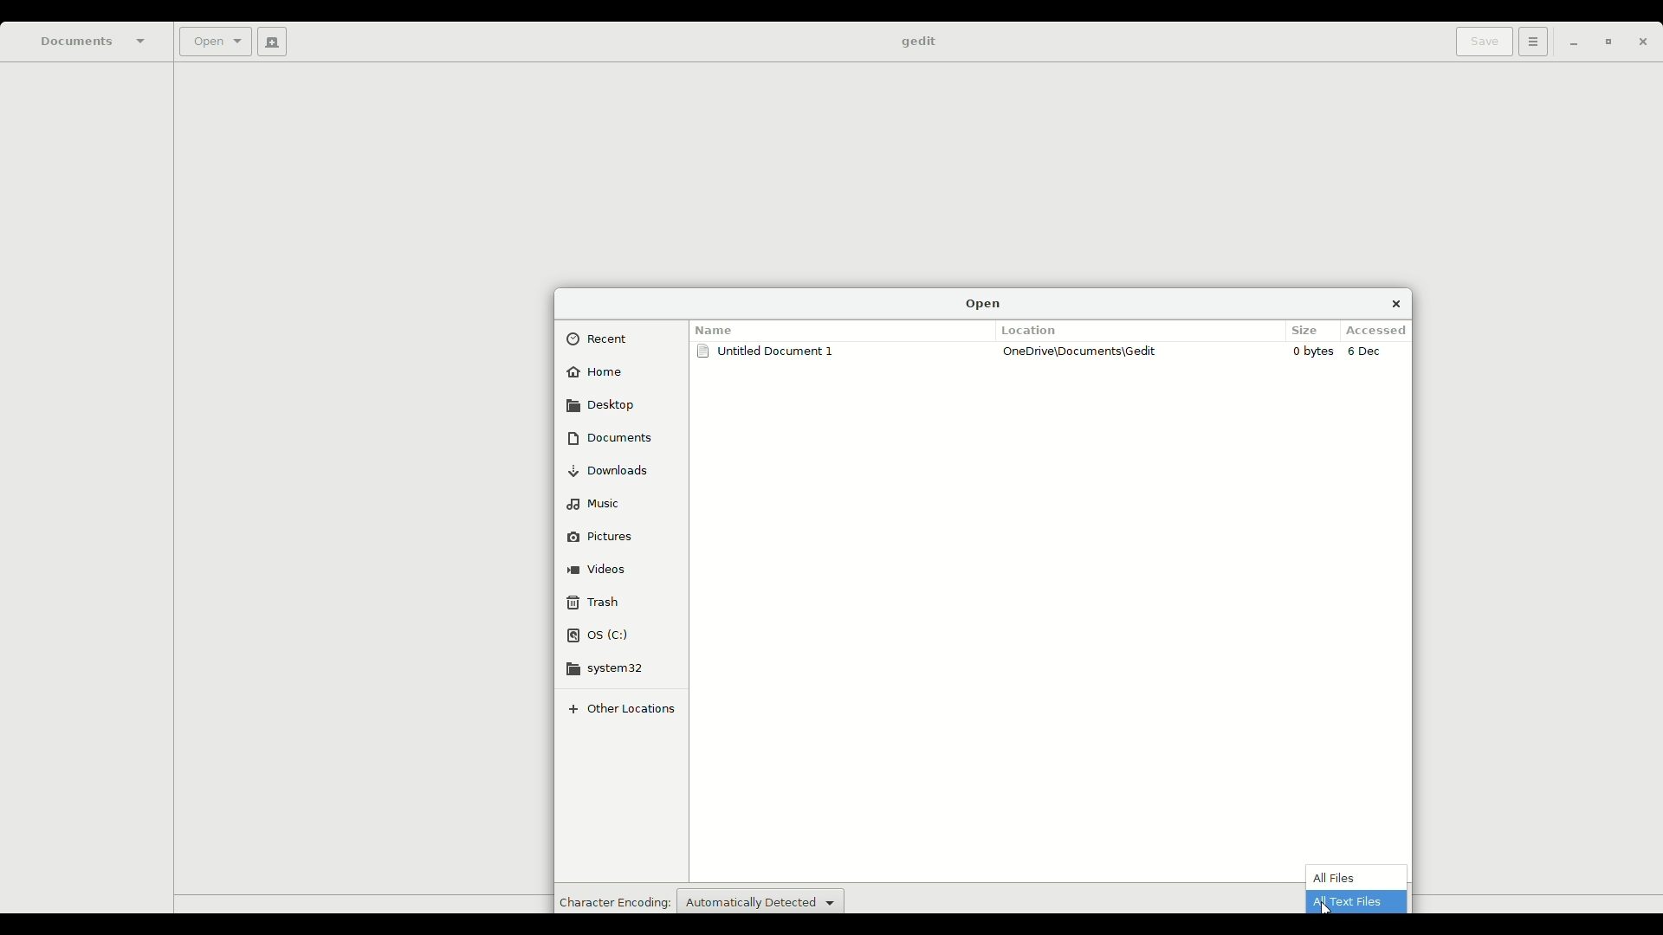 The height and width of the screenshot is (935, 1663). I want to click on Trash, so click(594, 602).